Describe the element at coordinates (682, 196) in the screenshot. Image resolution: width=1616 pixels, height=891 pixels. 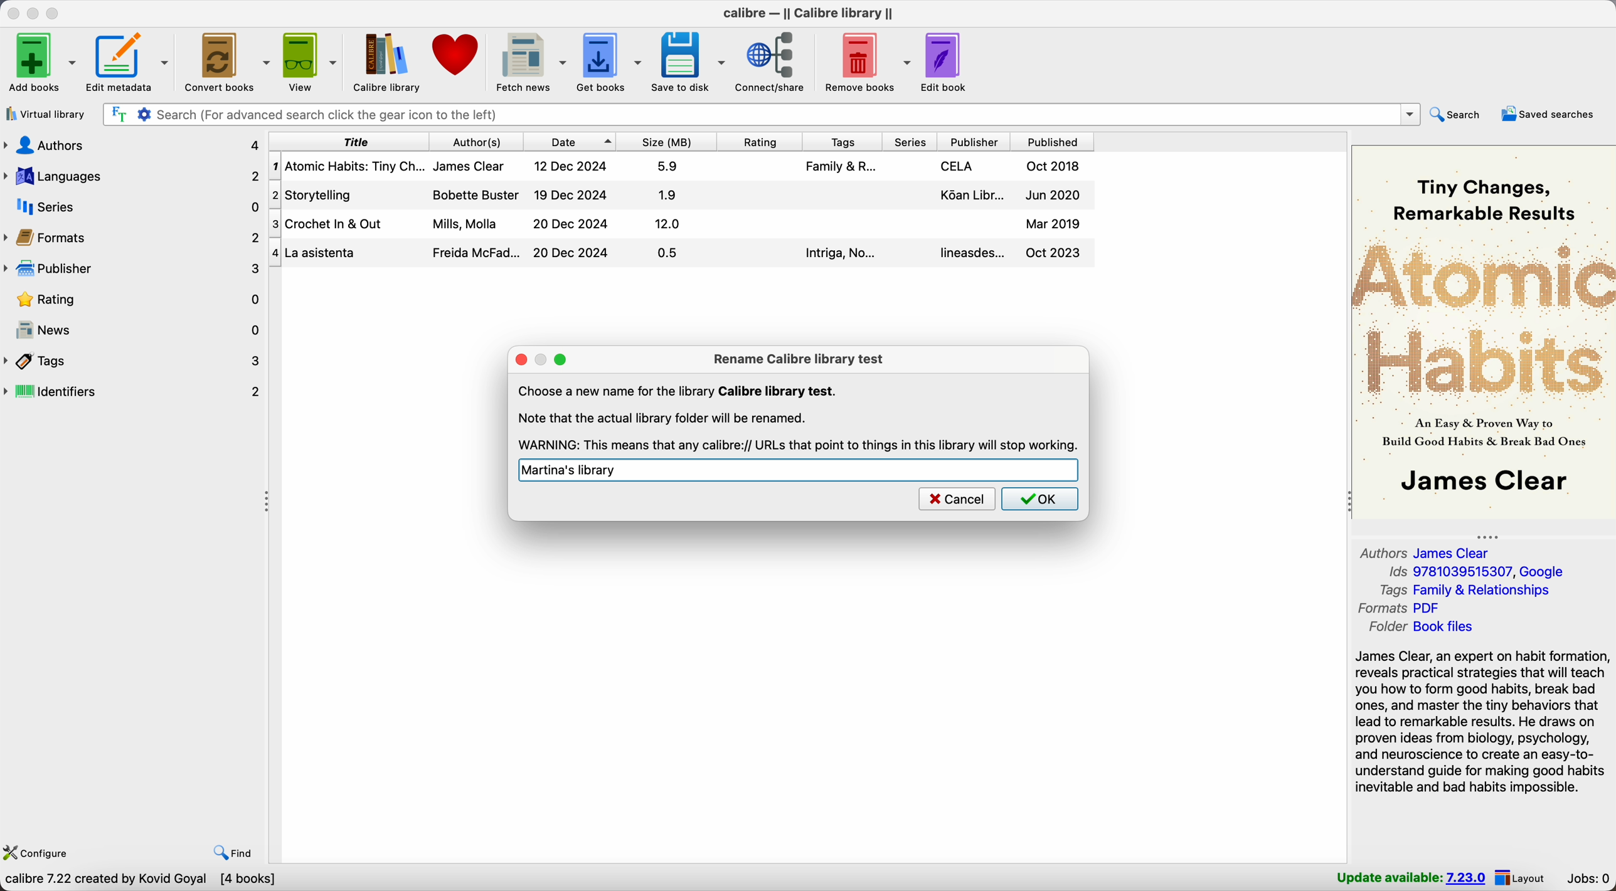
I see `Storytelling book` at that location.